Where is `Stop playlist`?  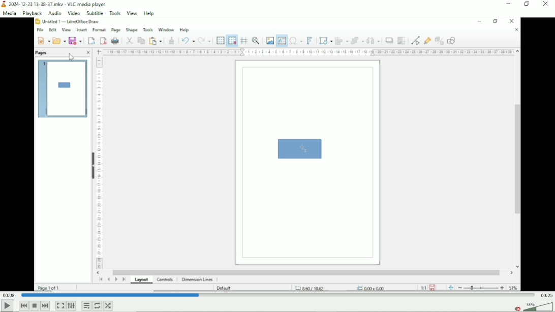
Stop playlist is located at coordinates (35, 305).